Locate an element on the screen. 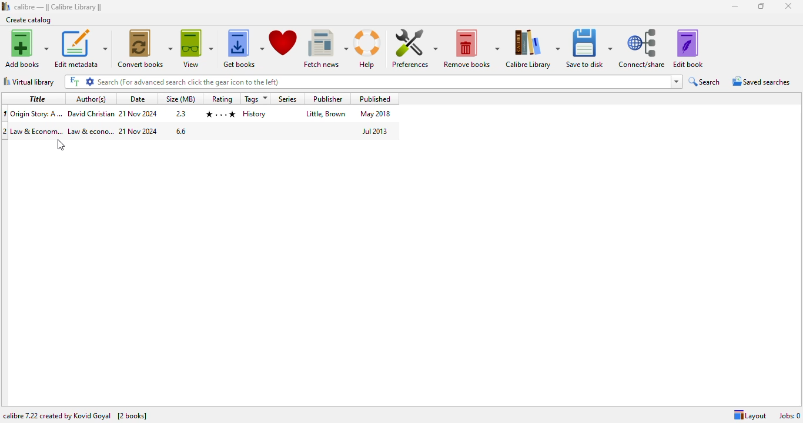  author(s) is located at coordinates (92, 99).